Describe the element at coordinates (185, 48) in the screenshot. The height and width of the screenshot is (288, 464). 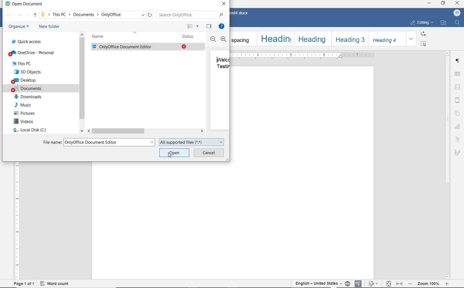
I see `Close` at that location.